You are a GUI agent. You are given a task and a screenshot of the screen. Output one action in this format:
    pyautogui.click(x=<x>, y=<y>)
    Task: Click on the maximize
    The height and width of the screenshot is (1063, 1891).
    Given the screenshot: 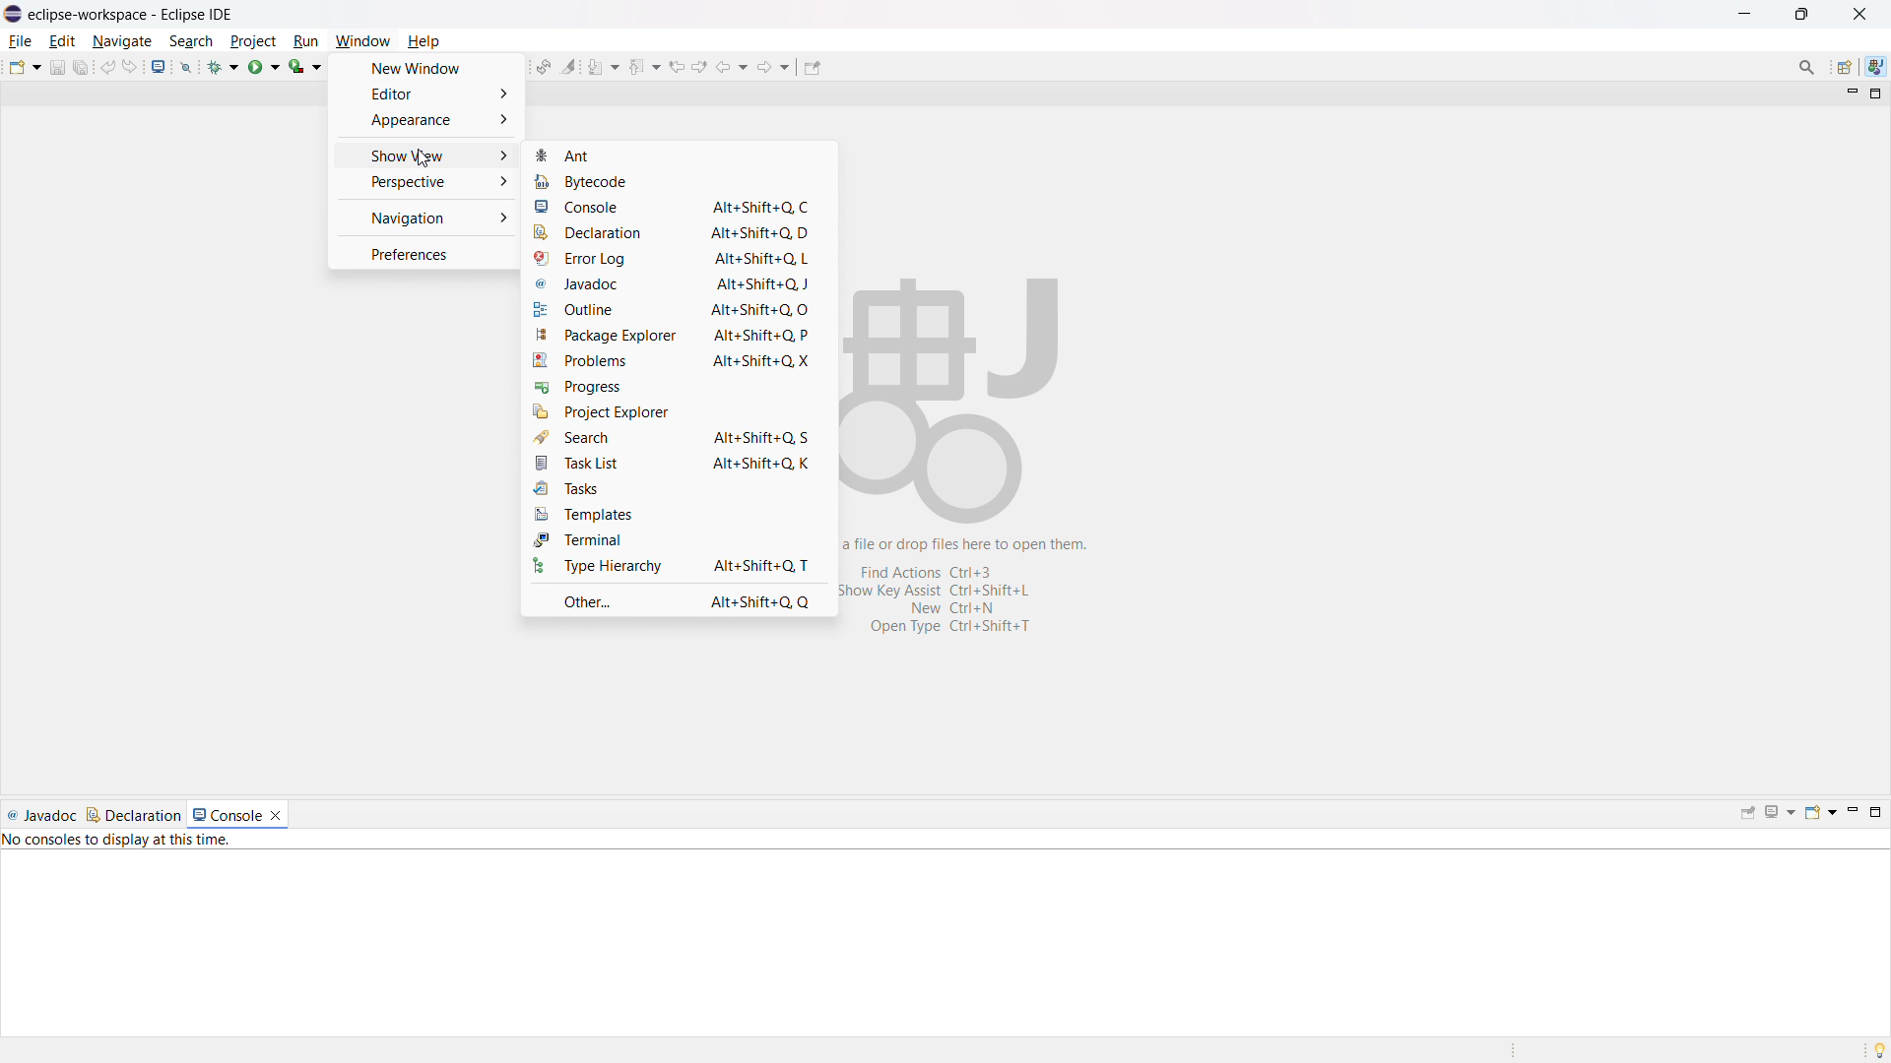 What is the action you would take?
    pyautogui.click(x=1800, y=15)
    